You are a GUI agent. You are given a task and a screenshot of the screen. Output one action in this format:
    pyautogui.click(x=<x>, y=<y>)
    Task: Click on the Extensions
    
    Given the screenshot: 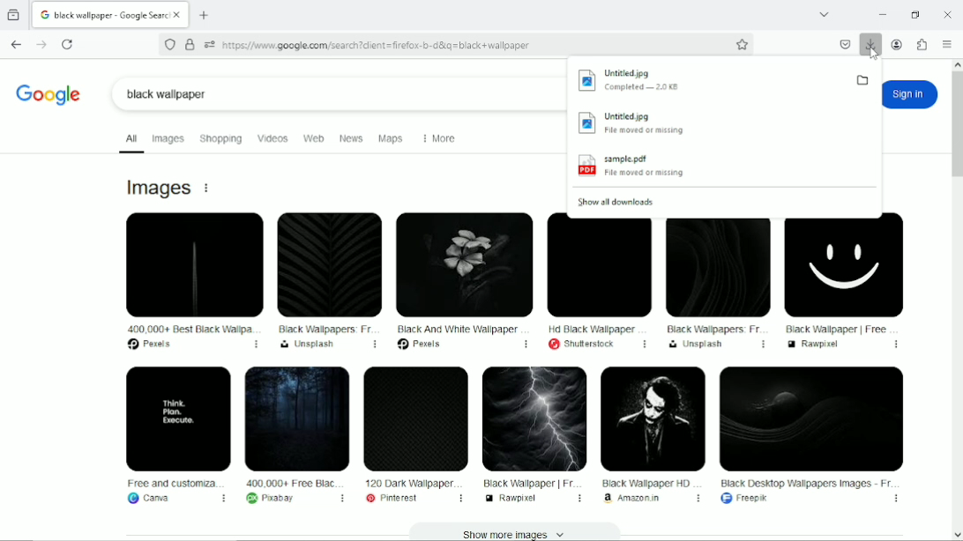 What is the action you would take?
    pyautogui.click(x=922, y=44)
    